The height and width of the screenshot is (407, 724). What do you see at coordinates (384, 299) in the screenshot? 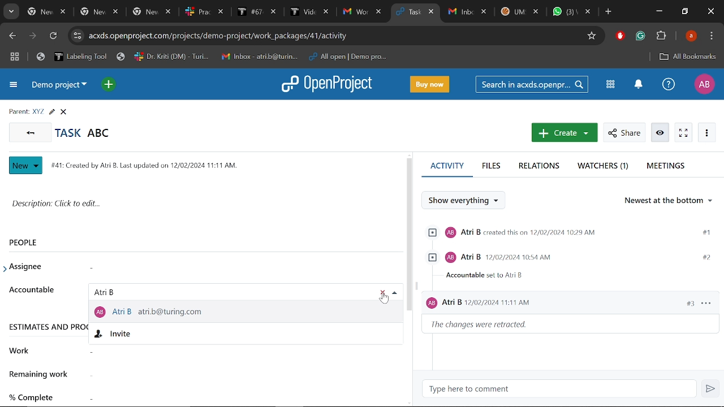
I see `cursor` at bounding box center [384, 299].